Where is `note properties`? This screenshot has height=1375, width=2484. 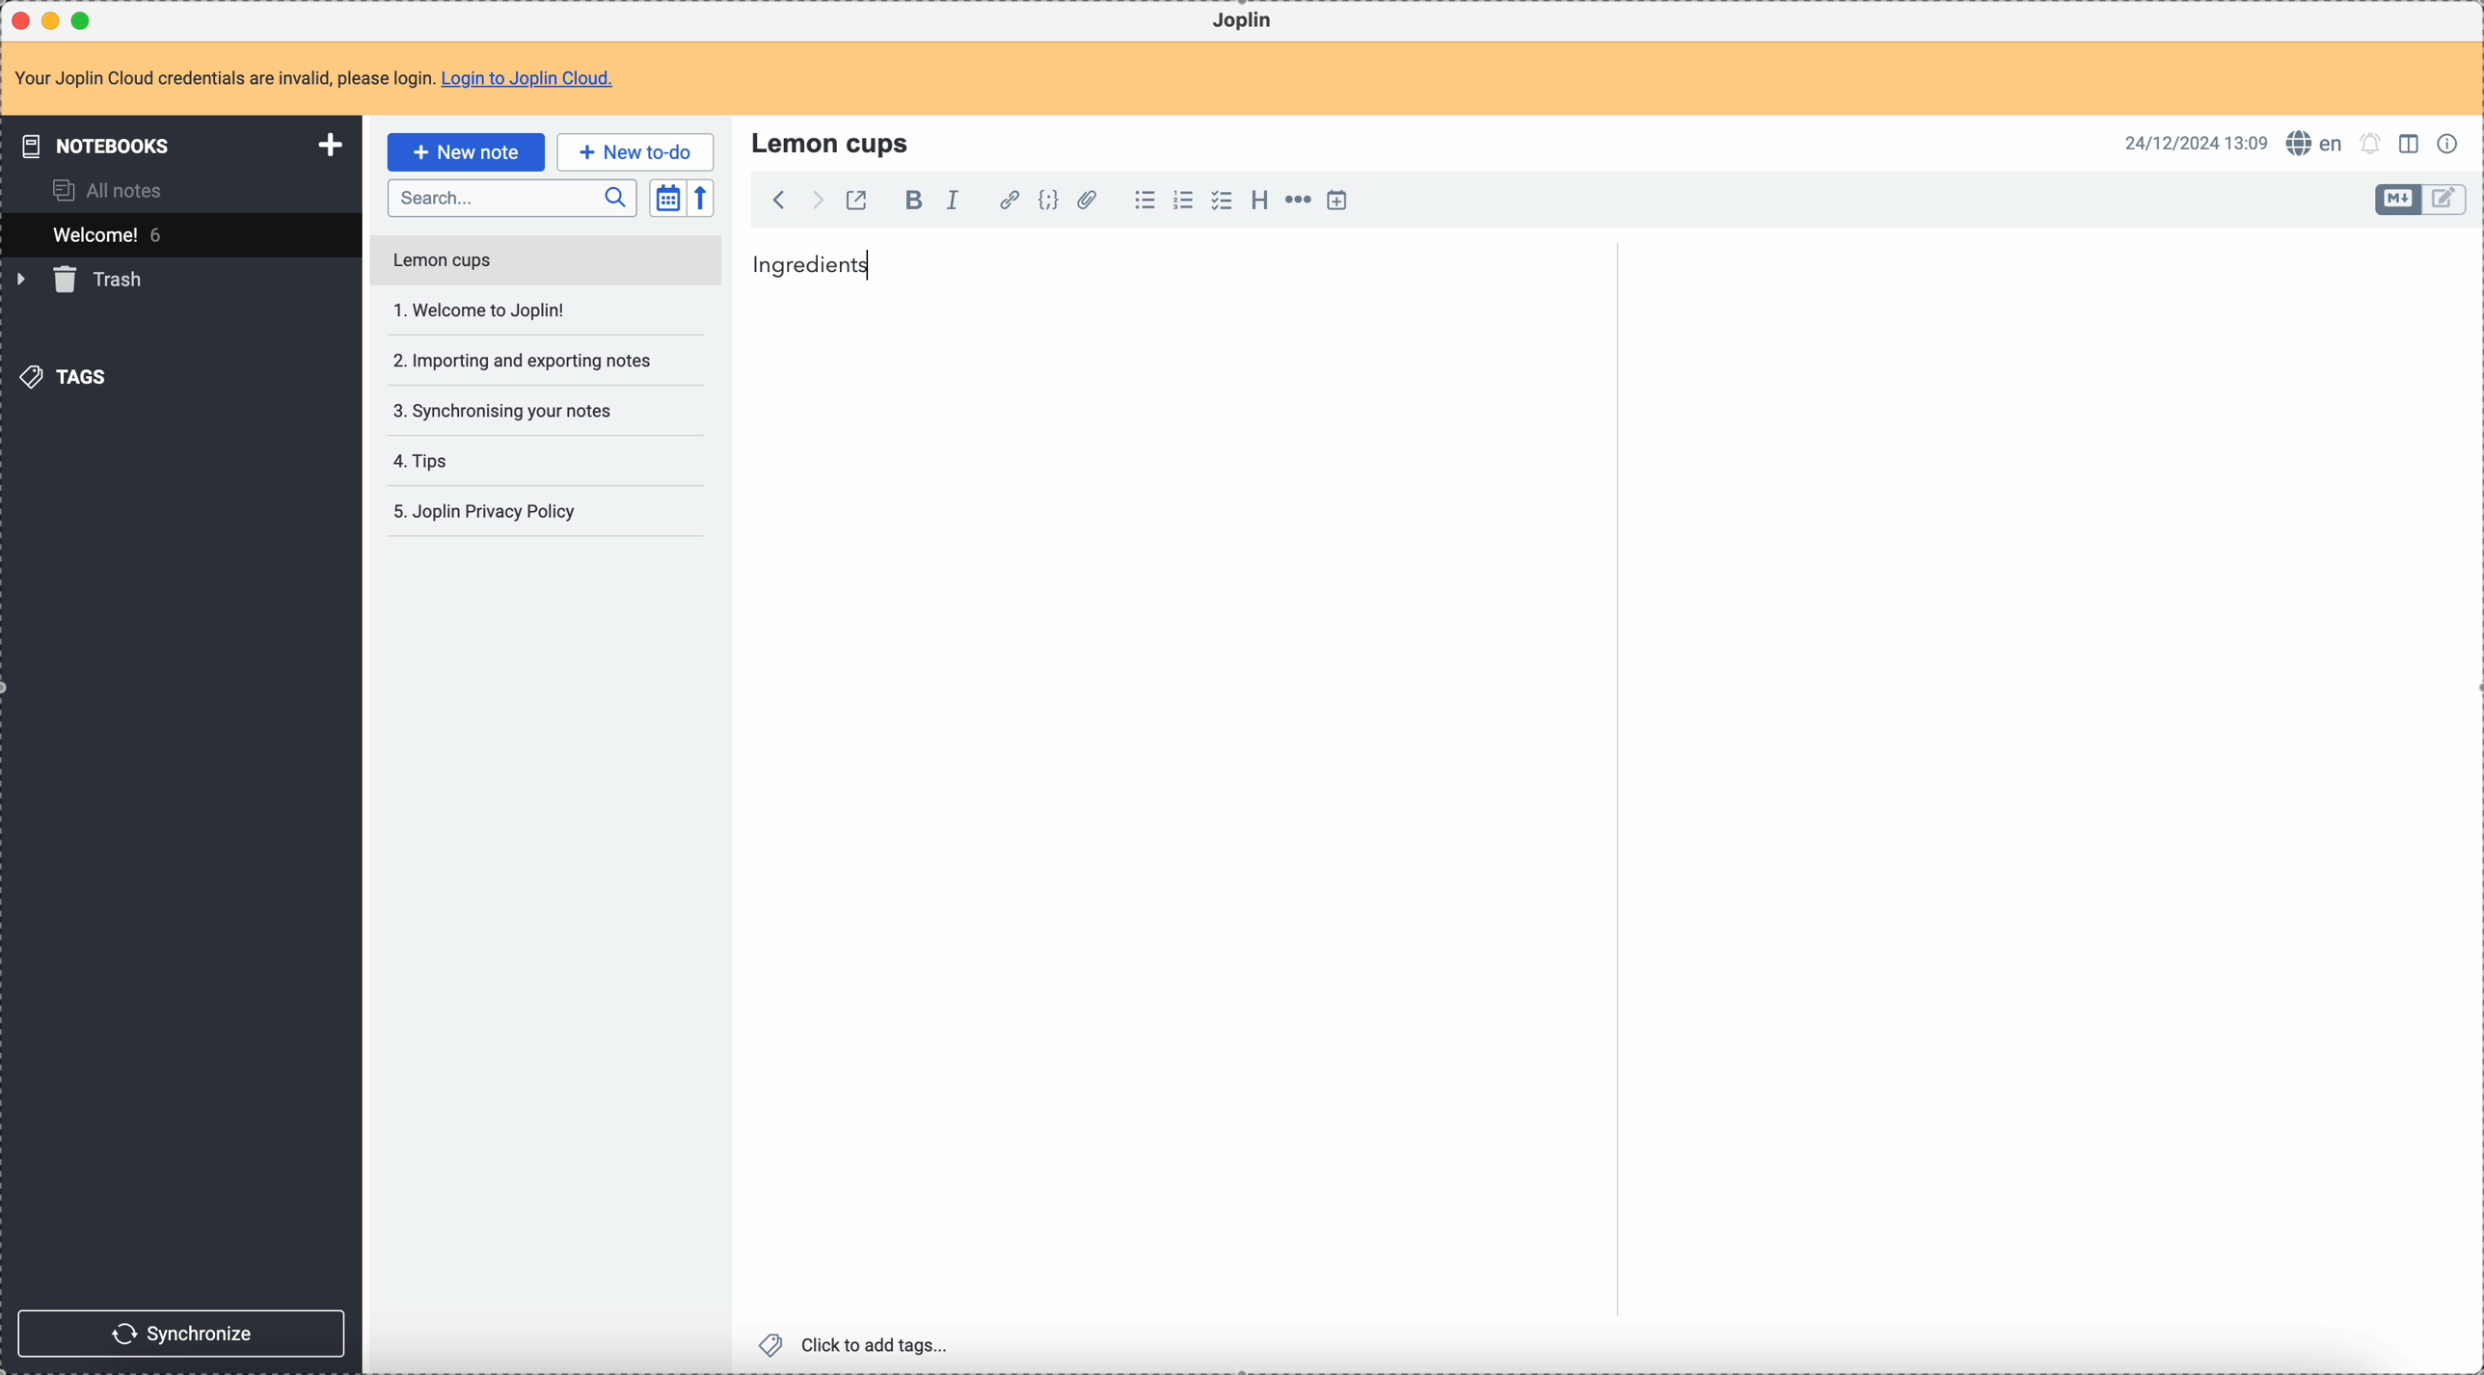
note properties is located at coordinates (2451, 142).